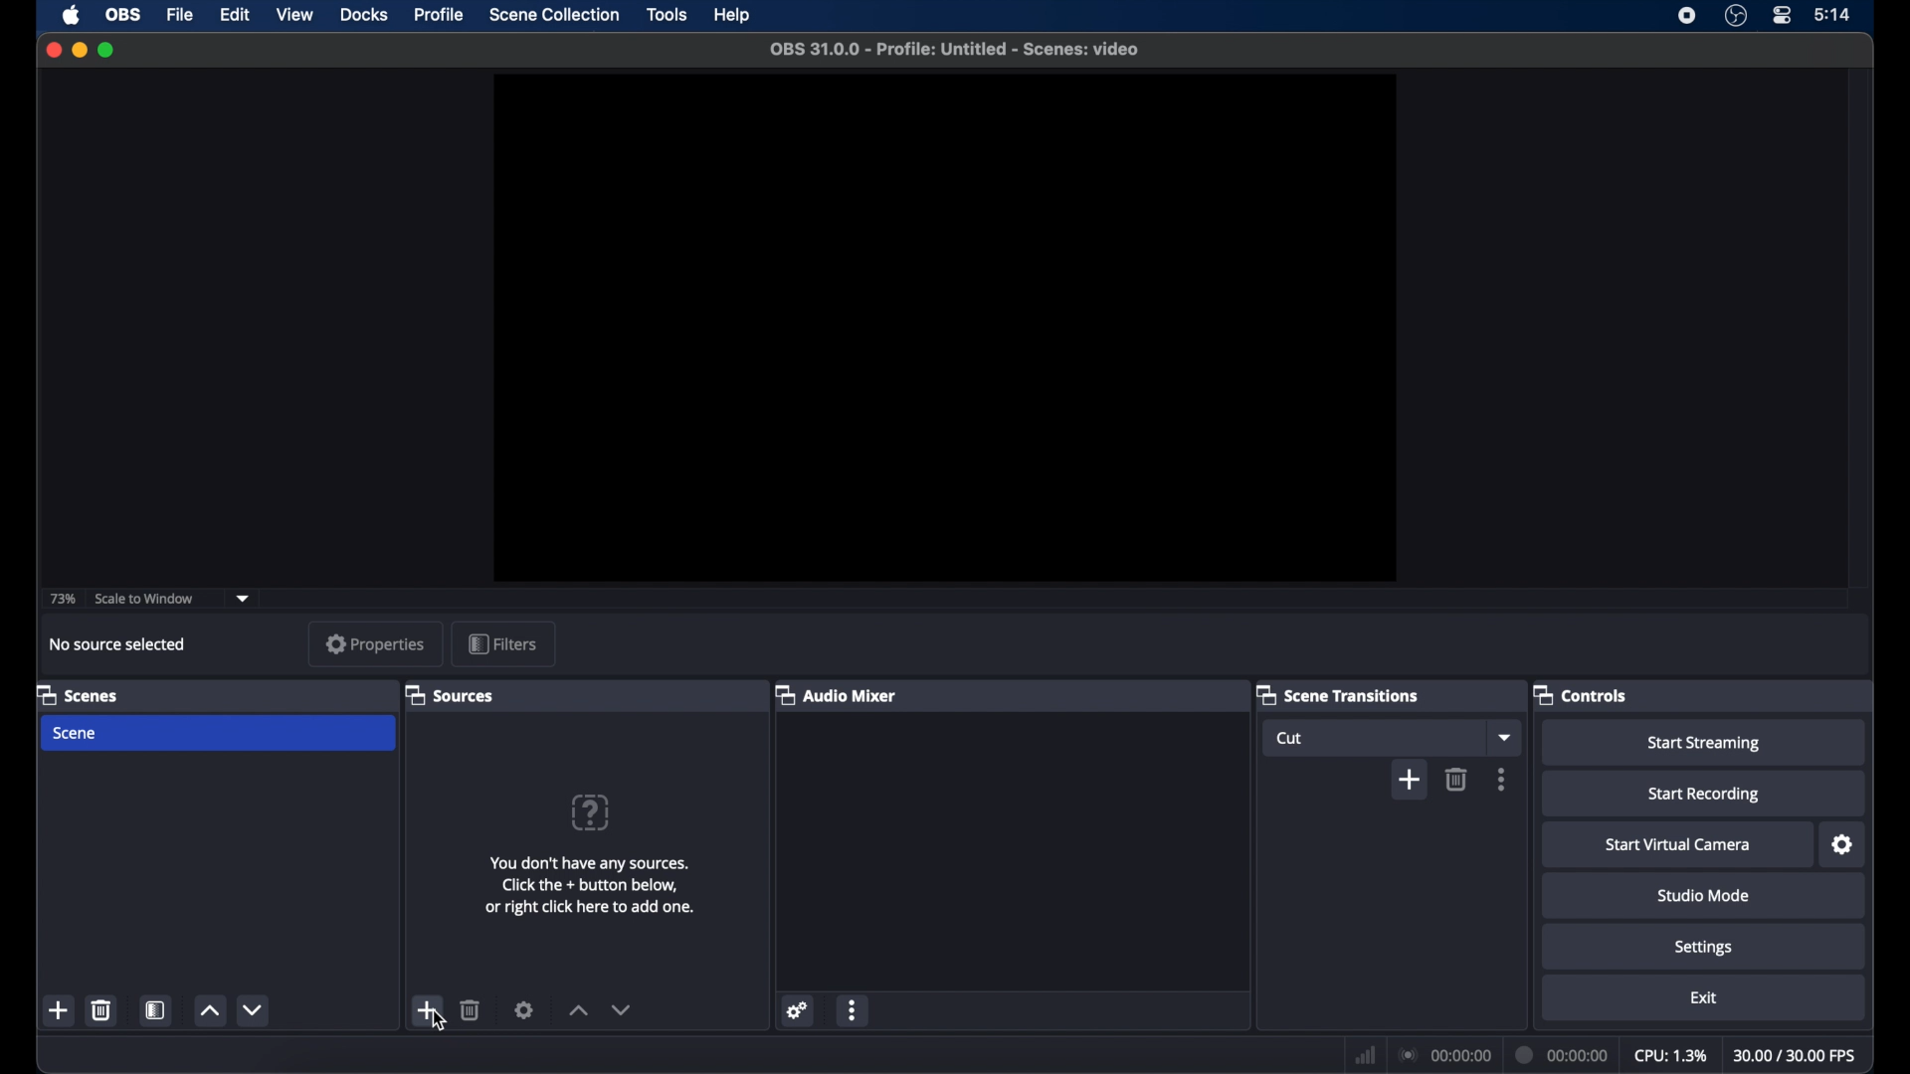  Describe the element at coordinates (1363, 1055) in the screenshot. I see `network` at that location.